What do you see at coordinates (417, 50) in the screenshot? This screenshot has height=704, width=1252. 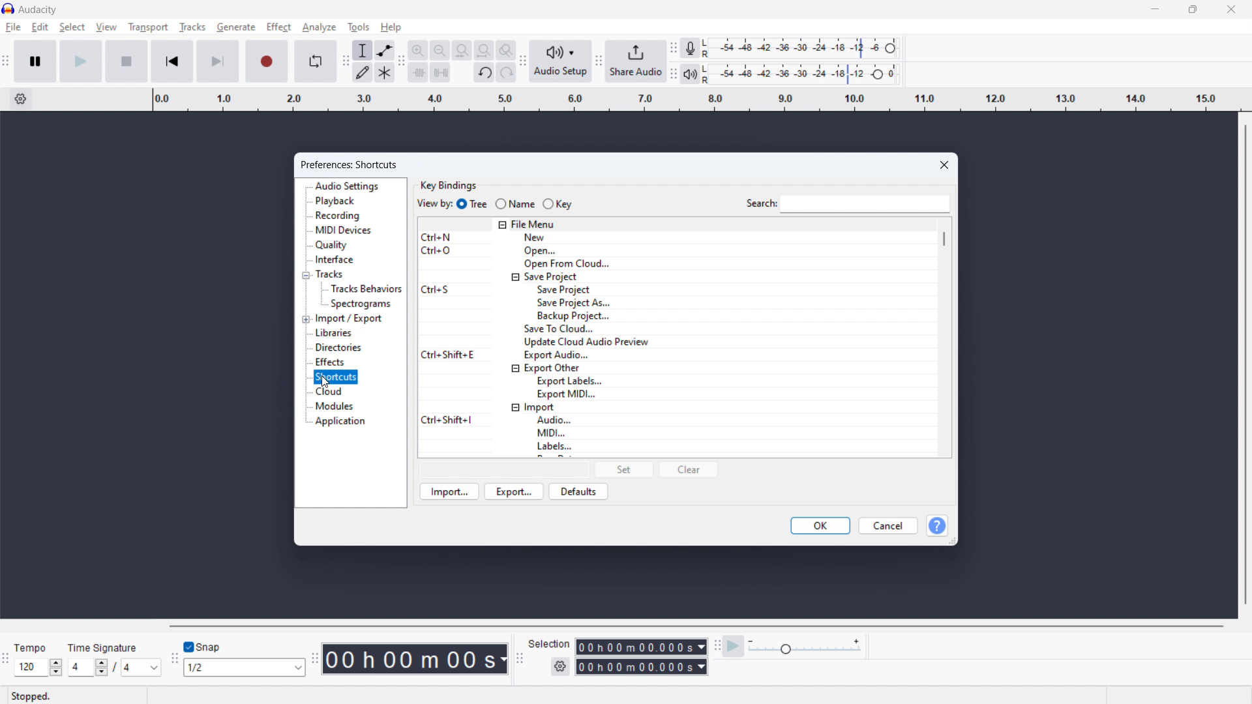 I see `zoom in` at bounding box center [417, 50].